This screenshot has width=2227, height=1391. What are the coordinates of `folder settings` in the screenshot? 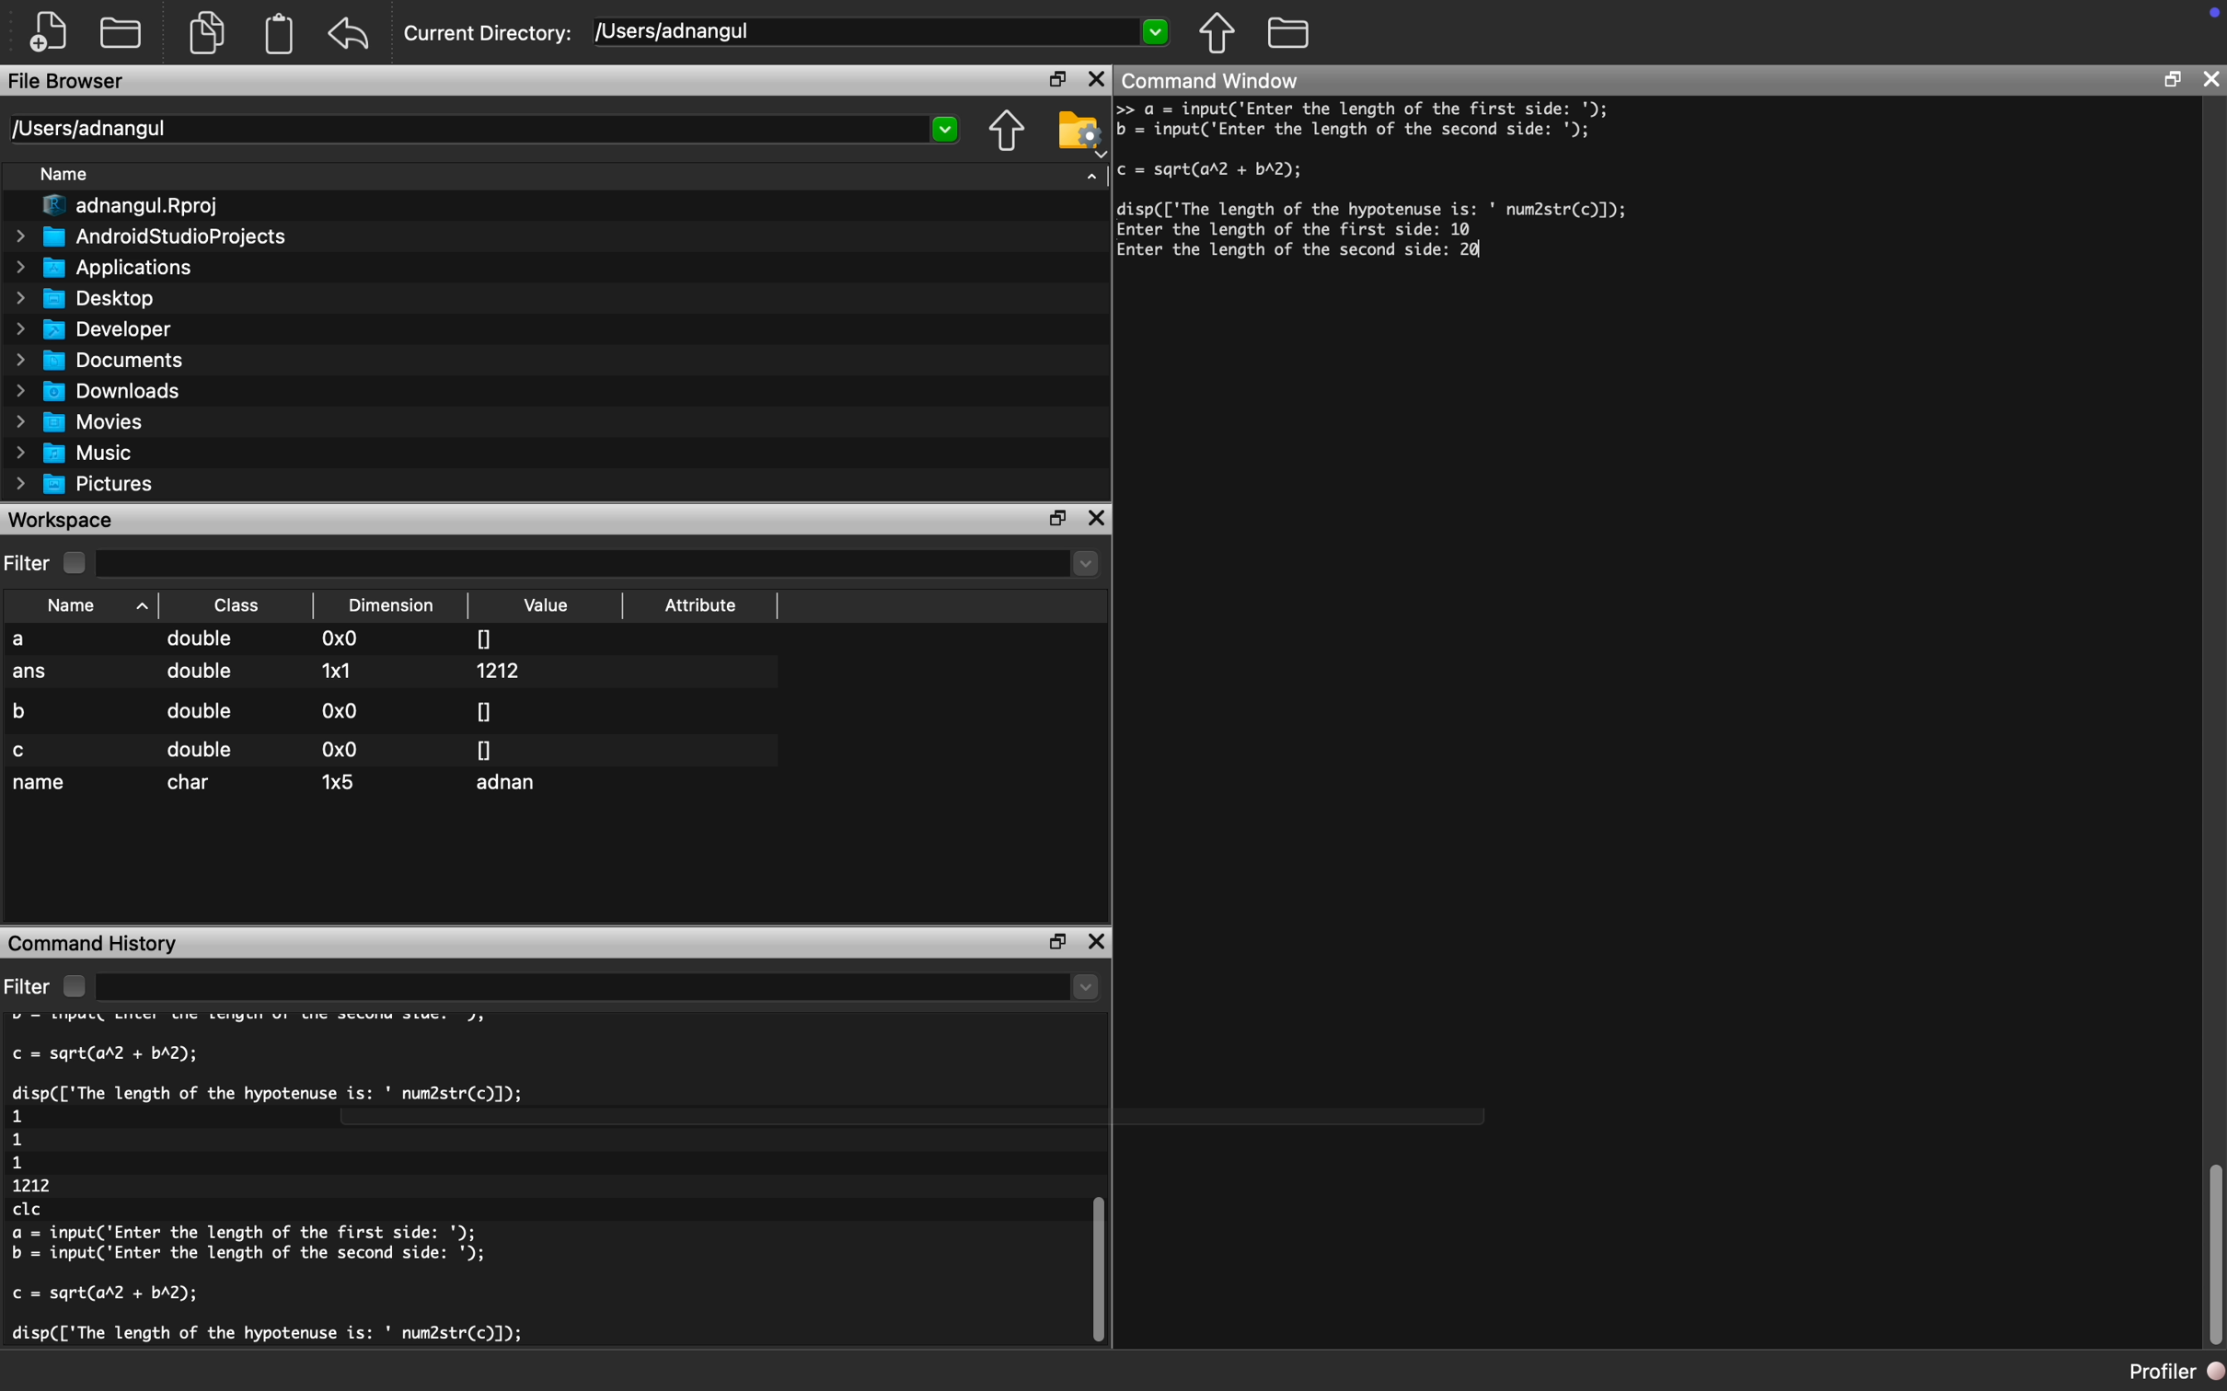 It's located at (1079, 131).